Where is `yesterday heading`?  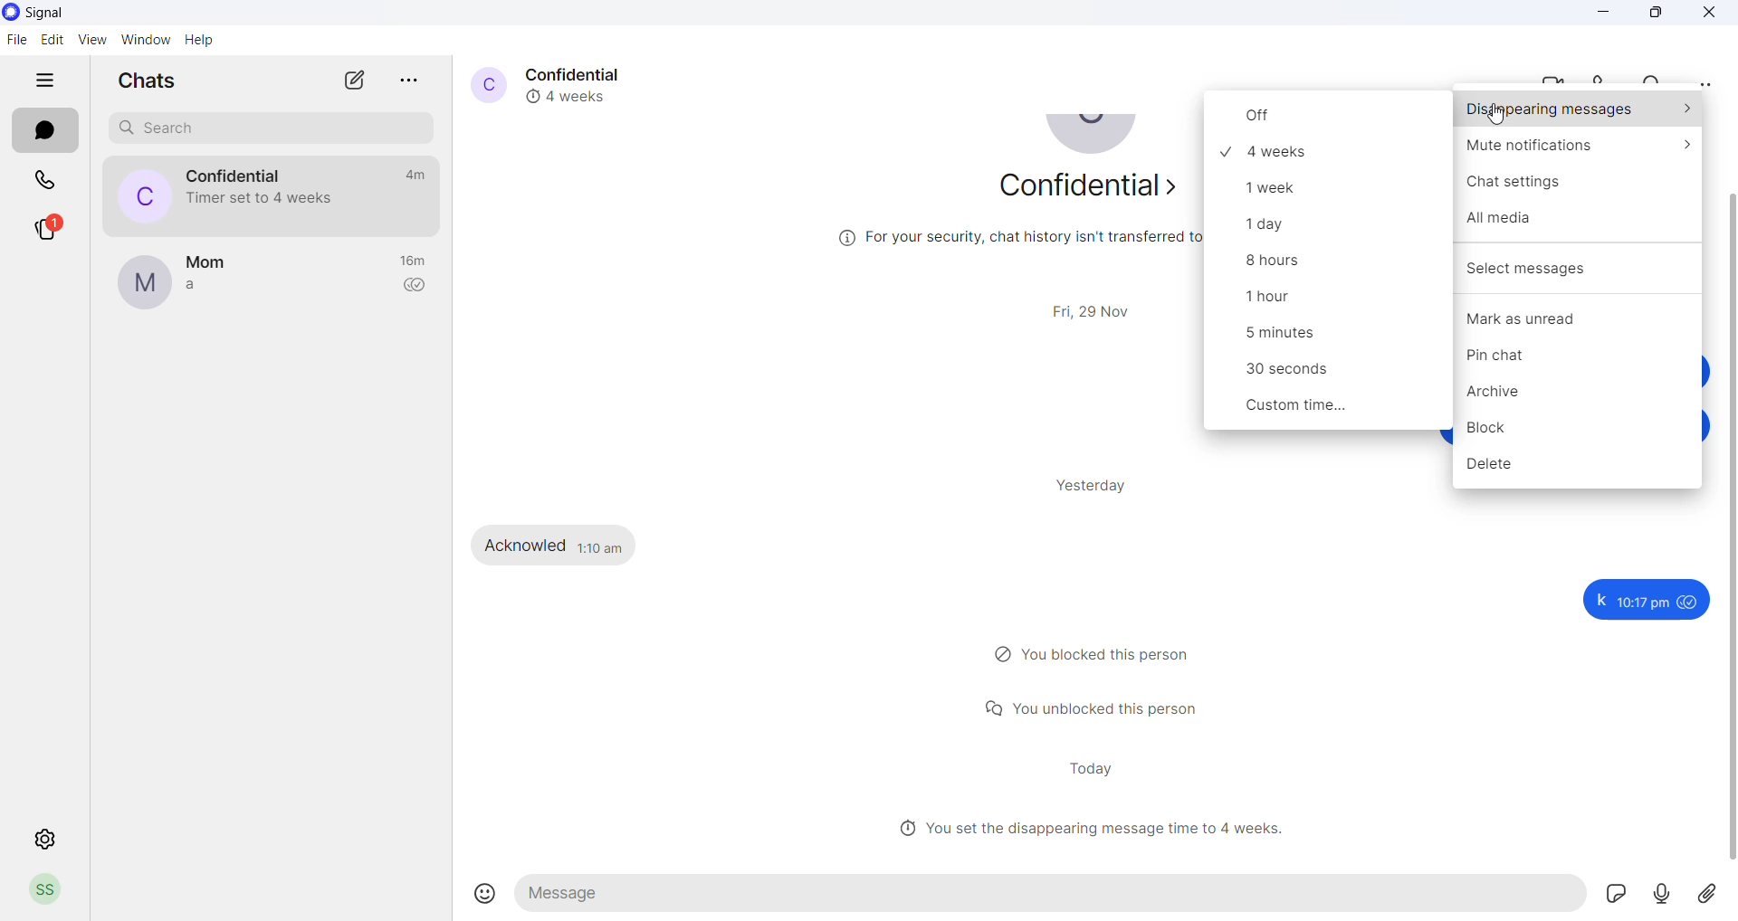
yesterday heading is located at coordinates (1102, 485).